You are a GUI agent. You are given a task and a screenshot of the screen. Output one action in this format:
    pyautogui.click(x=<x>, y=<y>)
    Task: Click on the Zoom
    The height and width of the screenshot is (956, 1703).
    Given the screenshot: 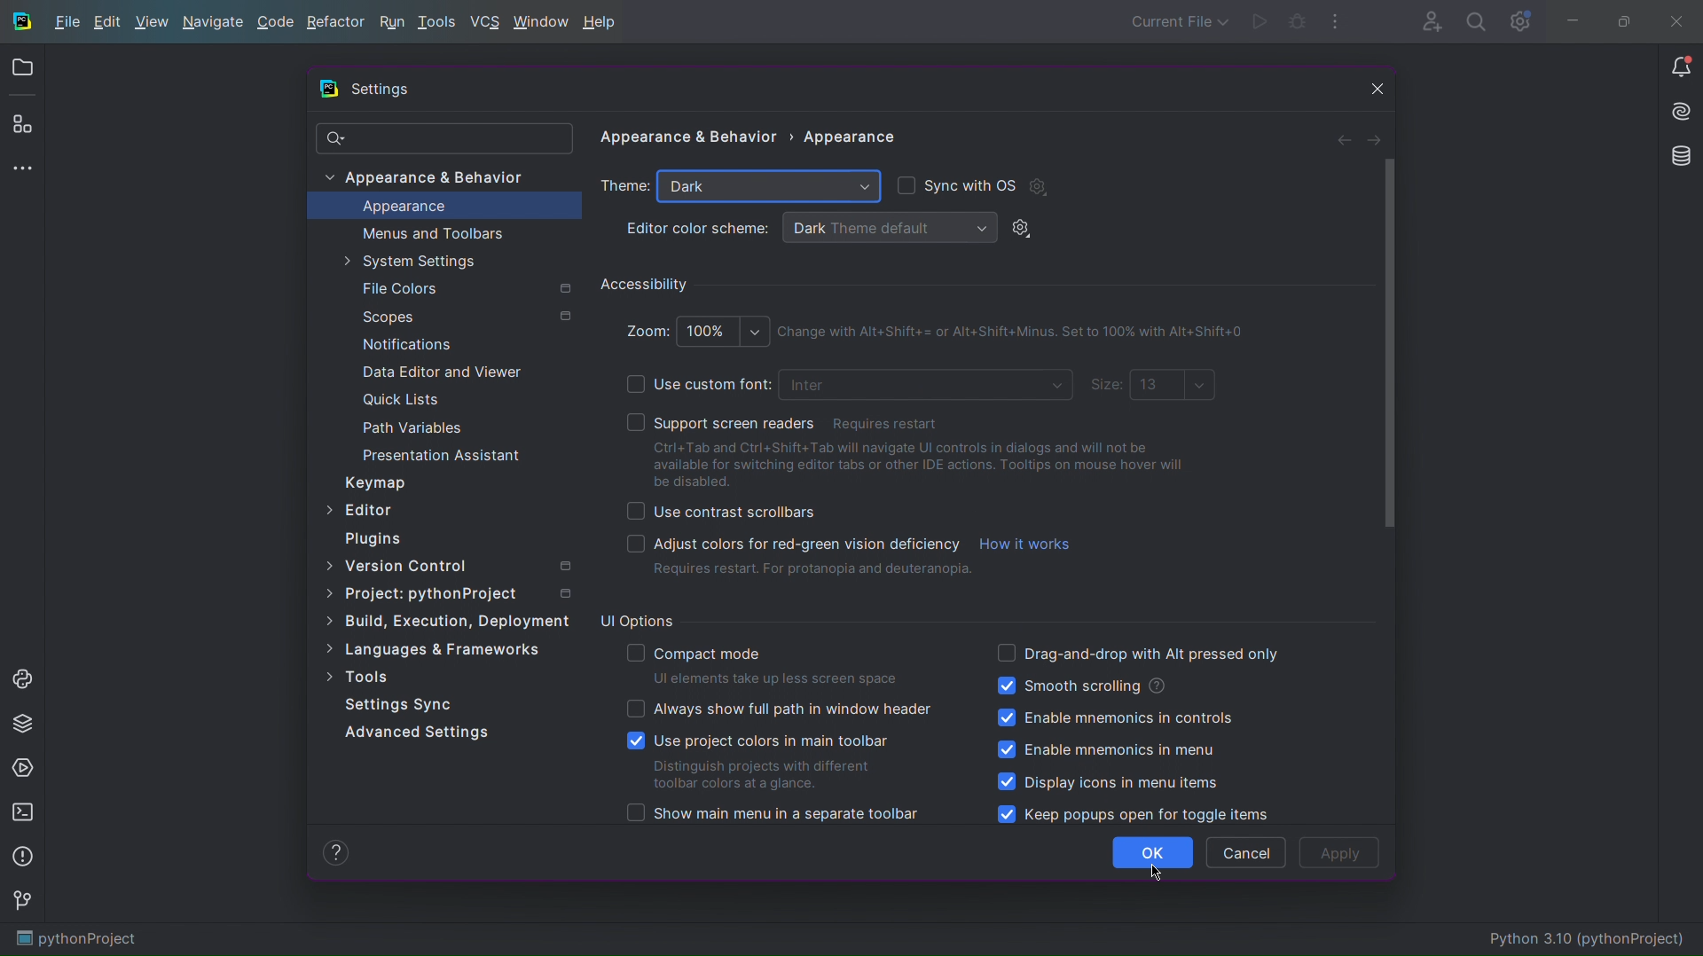 What is the action you would take?
    pyautogui.click(x=695, y=328)
    